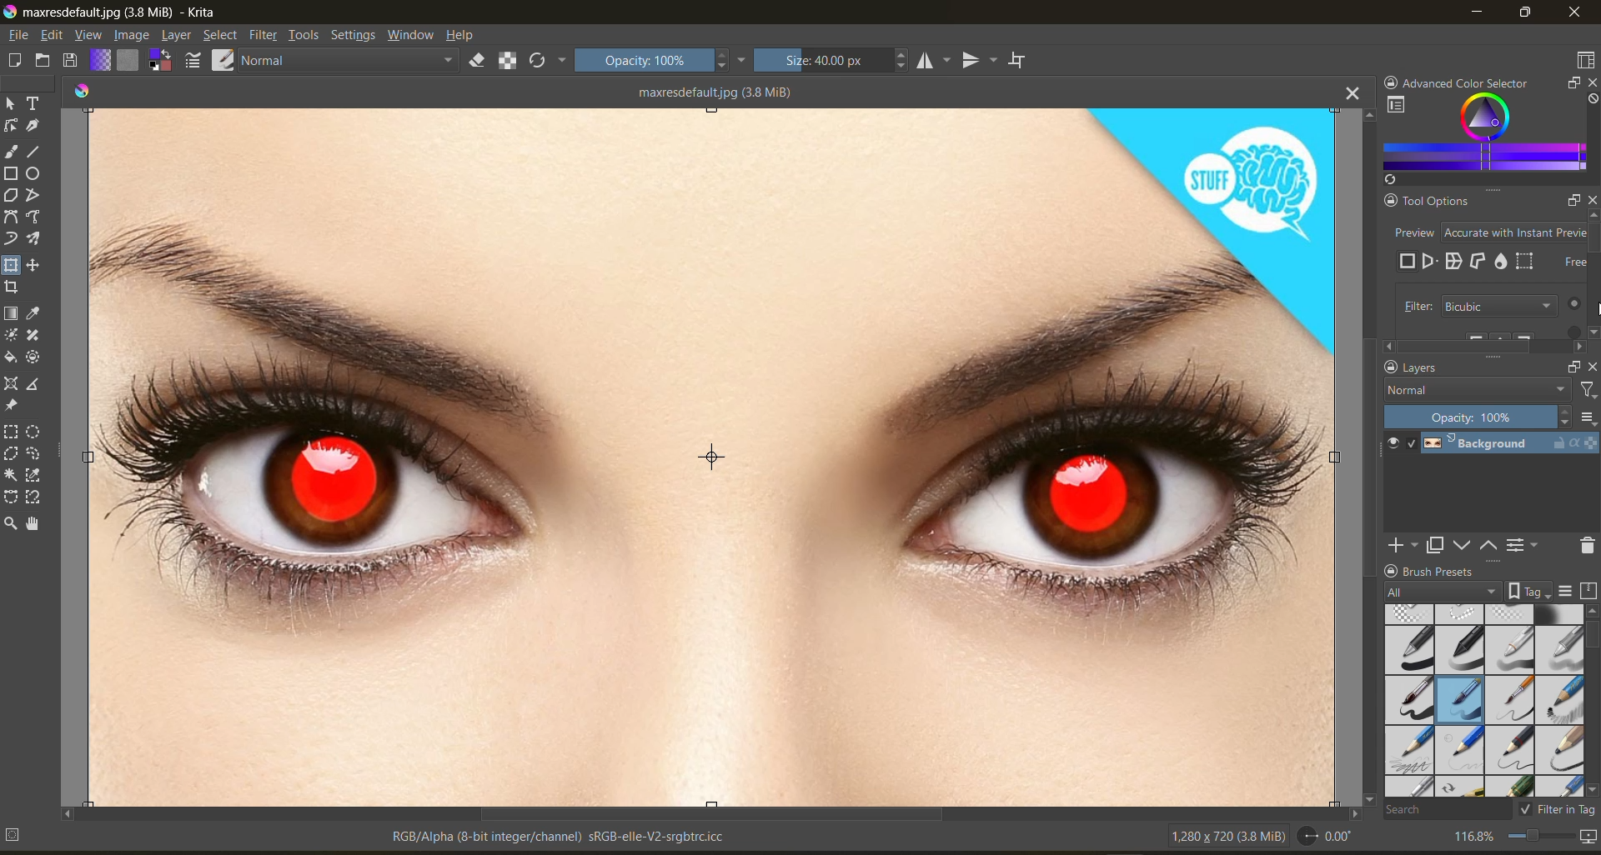 This screenshot has width=1601, height=855. What do you see at coordinates (1466, 543) in the screenshot?
I see `mask down` at bounding box center [1466, 543].